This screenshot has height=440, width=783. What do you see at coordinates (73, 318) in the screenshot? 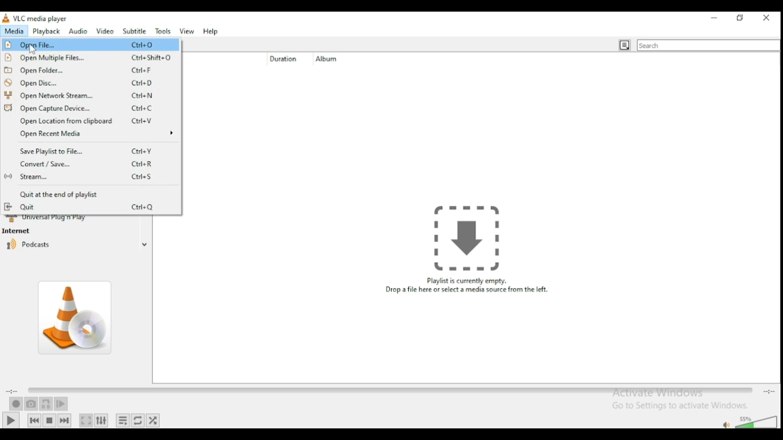
I see `album art` at bounding box center [73, 318].